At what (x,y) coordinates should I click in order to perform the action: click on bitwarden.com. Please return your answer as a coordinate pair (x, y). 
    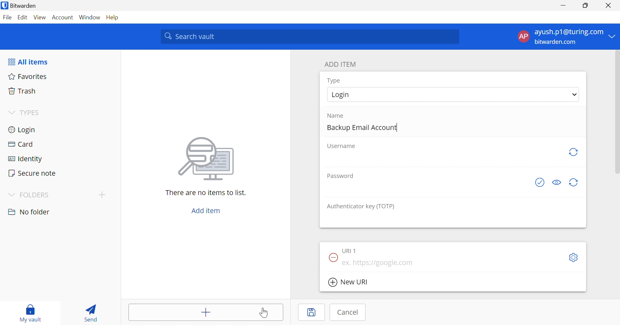
    Looking at the image, I should click on (557, 42).